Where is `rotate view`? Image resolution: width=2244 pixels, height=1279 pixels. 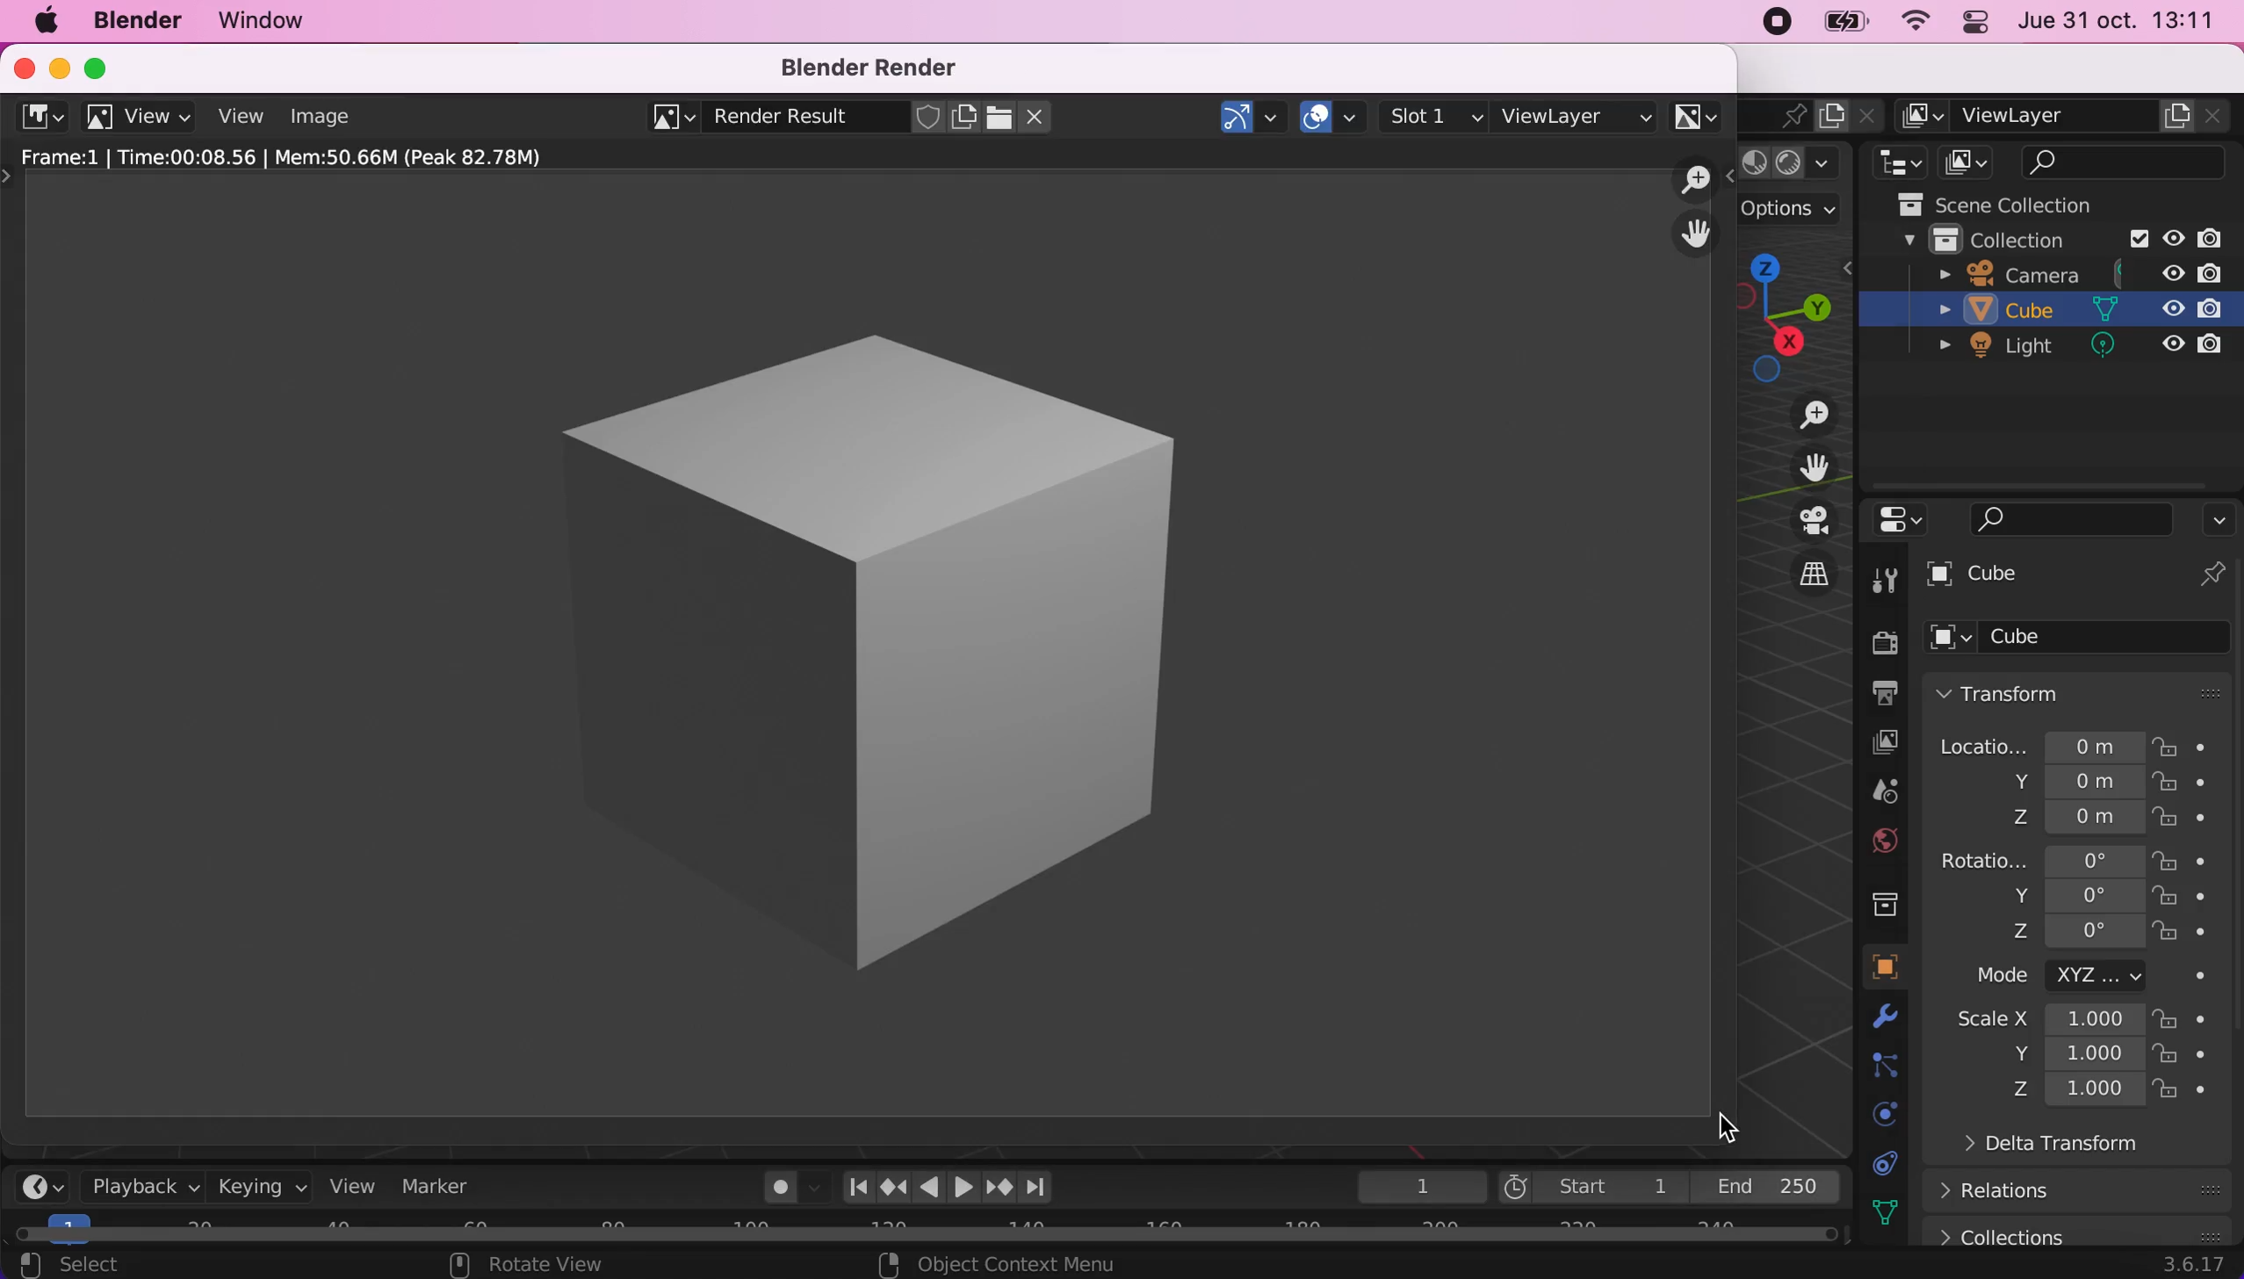 rotate view is located at coordinates (533, 1265).